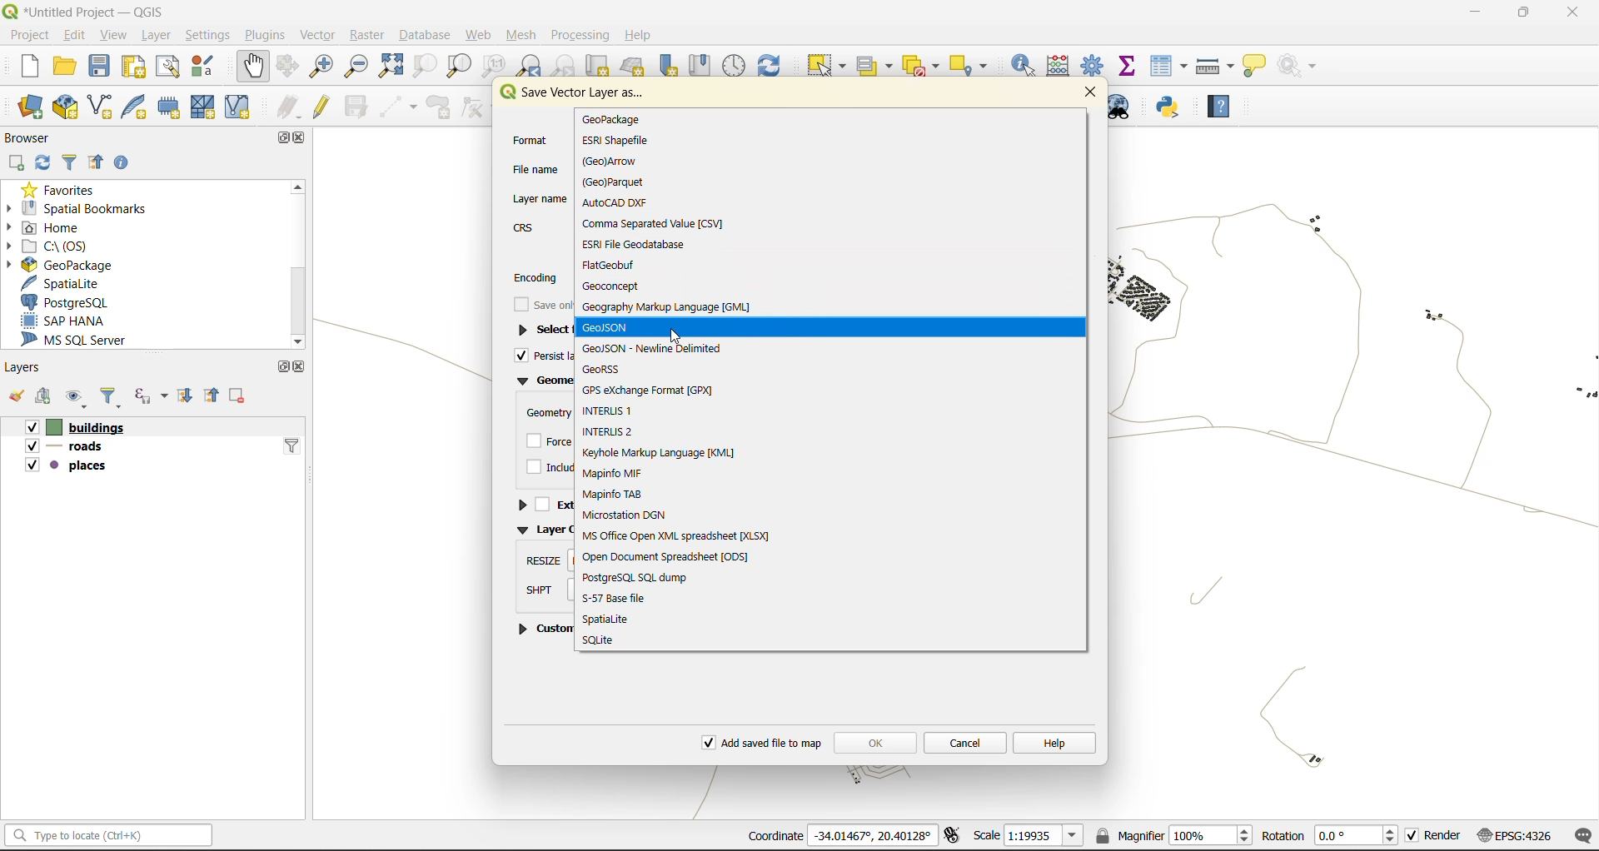 The width and height of the screenshot is (1599, 851). Describe the element at coordinates (1125, 107) in the screenshot. I see `metasearch` at that location.